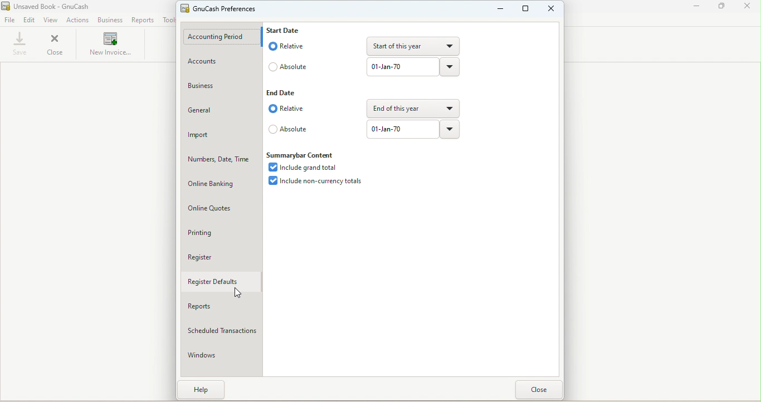 This screenshot has width=761, height=402. I want to click on Absolute, so click(292, 66).